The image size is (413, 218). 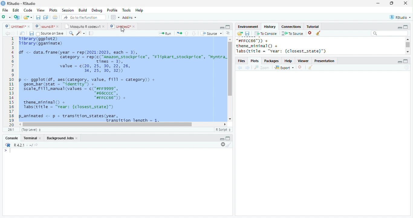 I want to click on df <- data.frame(year = rep(2021:2023, each = 3),
category = rep(c("Amazon_stockprice”, "Flipkart_stockprice”, “Myntra_
Times = 3)., so click(x=122, y=57).